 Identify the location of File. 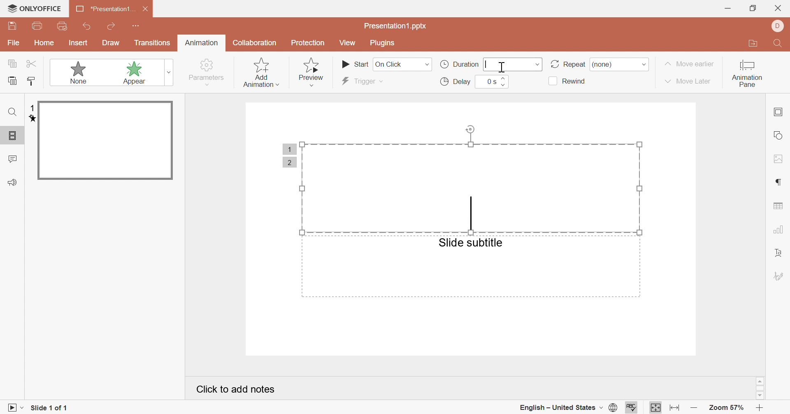
(14, 43).